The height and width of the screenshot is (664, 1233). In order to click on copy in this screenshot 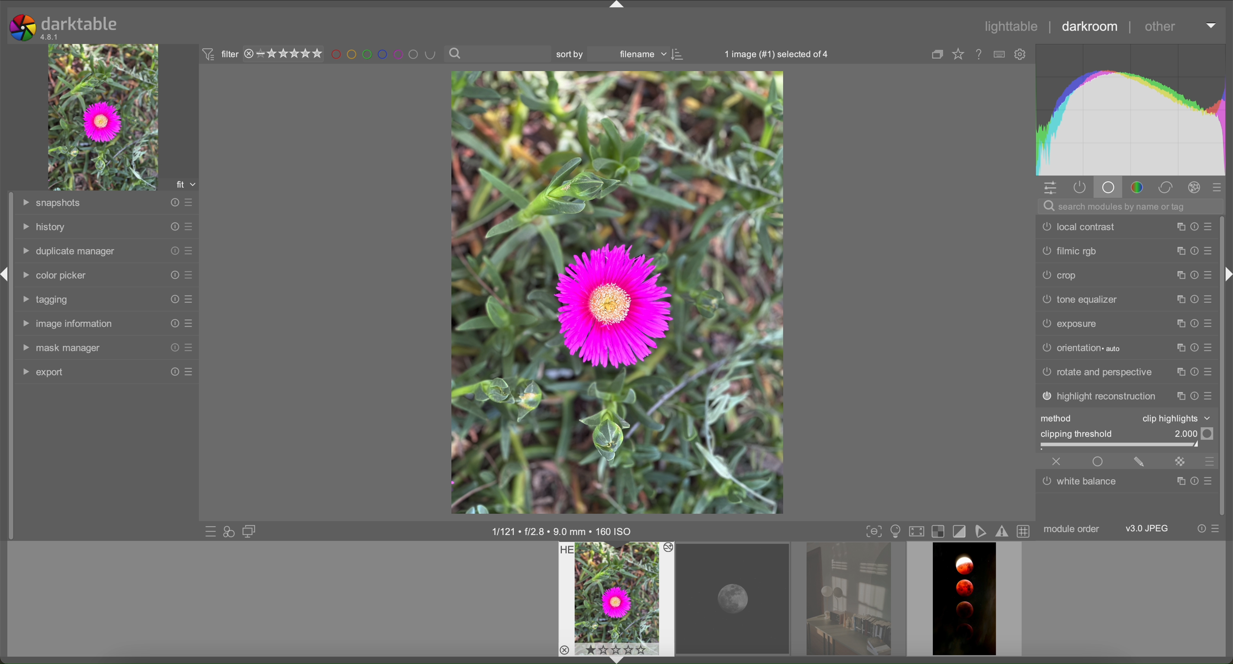, I will do `click(938, 54)`.